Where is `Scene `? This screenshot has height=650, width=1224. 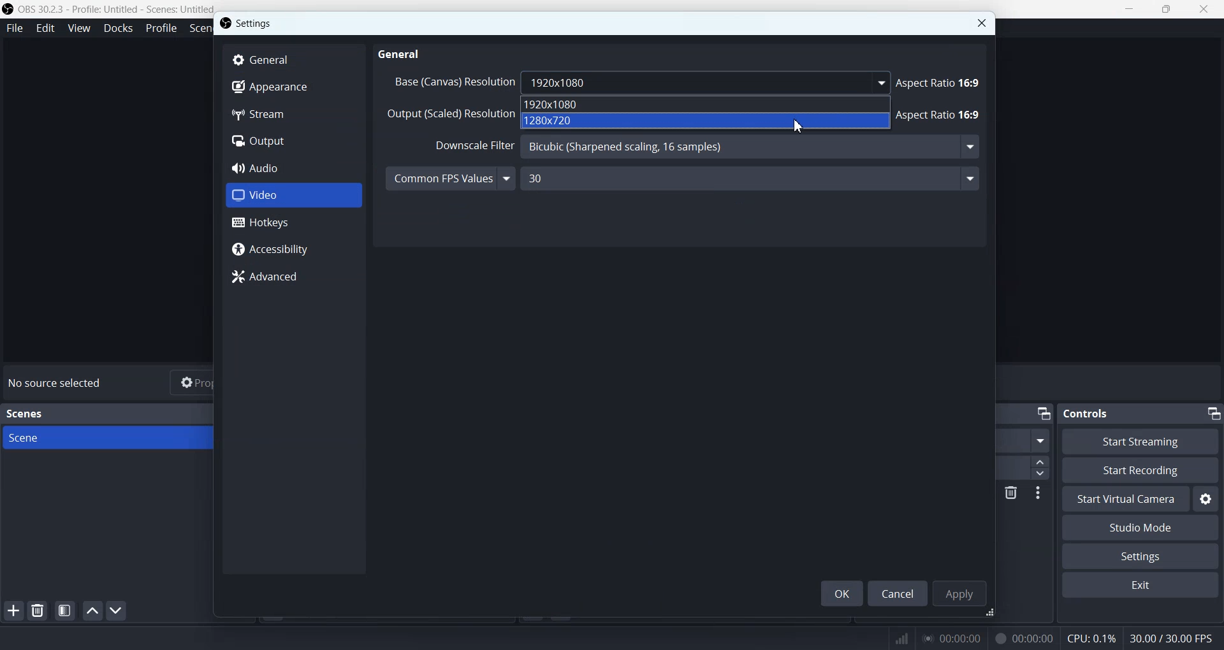
Scene  is located at coordinates (106, 437).